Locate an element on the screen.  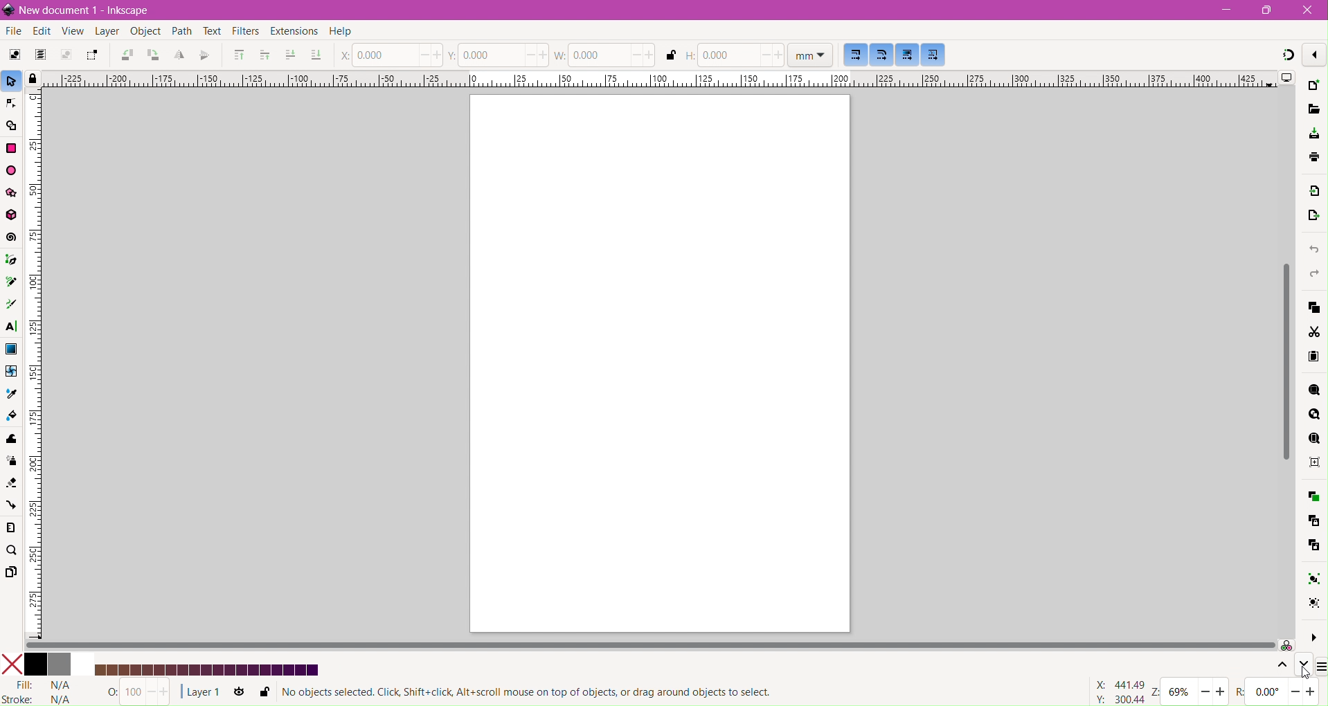
Filters is located at coordinates (246, 33).